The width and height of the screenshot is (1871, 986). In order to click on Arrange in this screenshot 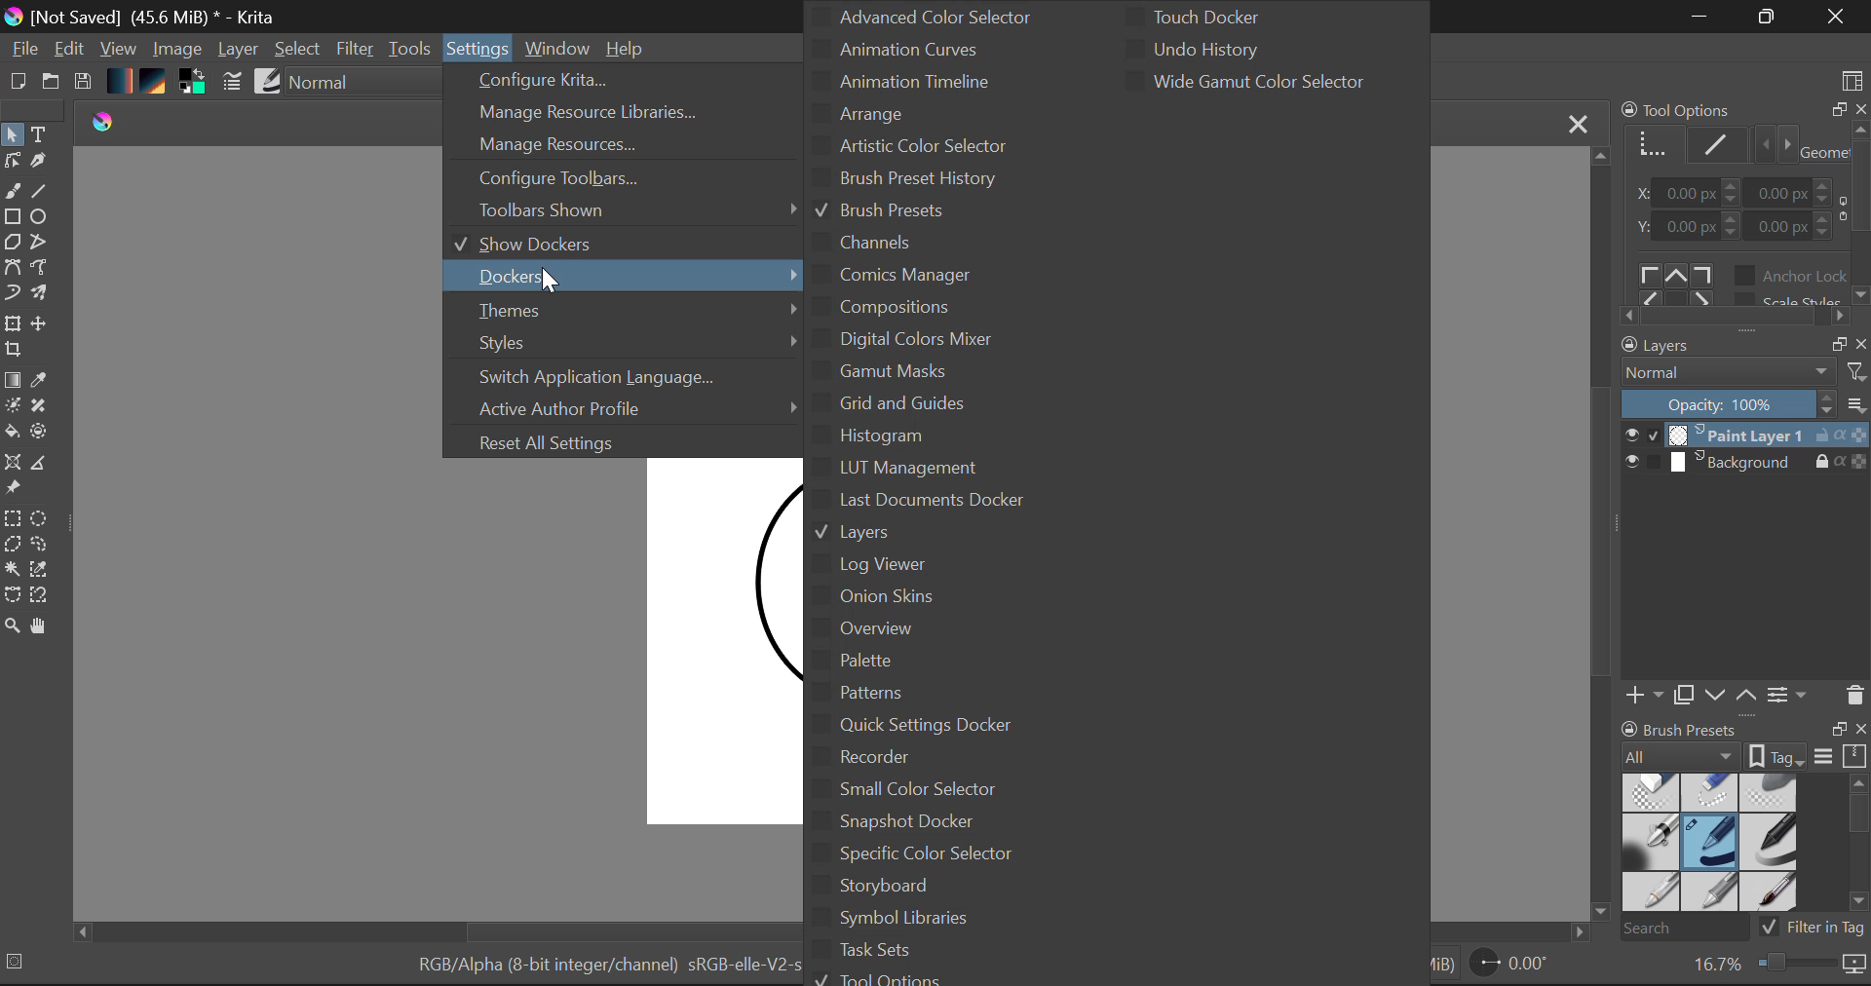, I will do `click(910, 113)`.